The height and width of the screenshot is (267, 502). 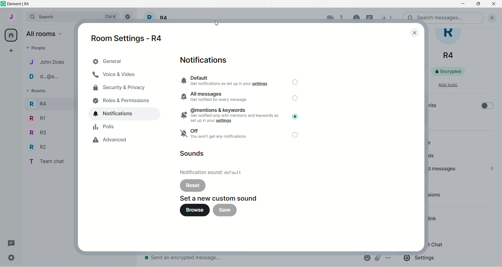 What do you see at coordinates (125, 114) in the screenshot?
I see `notification` at bounding box center [125, 114].